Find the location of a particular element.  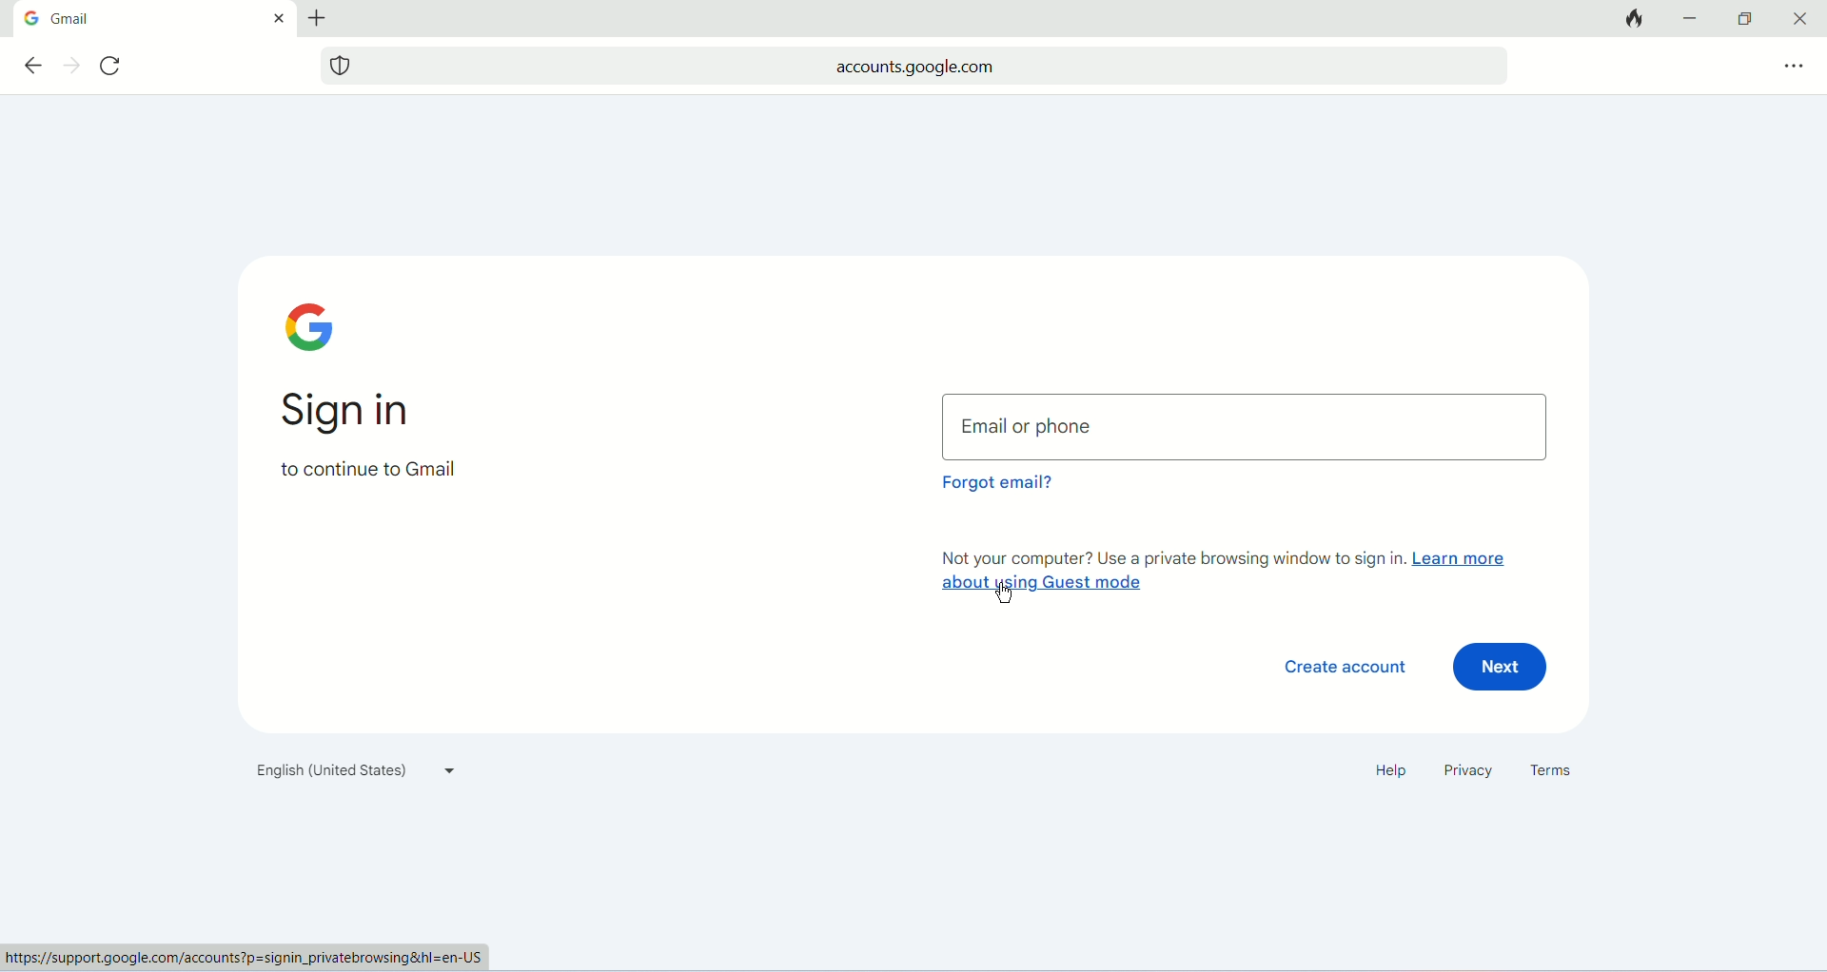

next is located at coordinates (1503, 670).